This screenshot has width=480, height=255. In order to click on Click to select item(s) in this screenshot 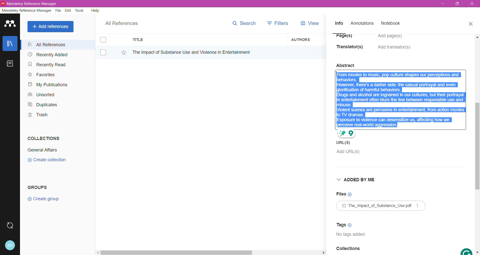, I will do `click(106, 46)`.